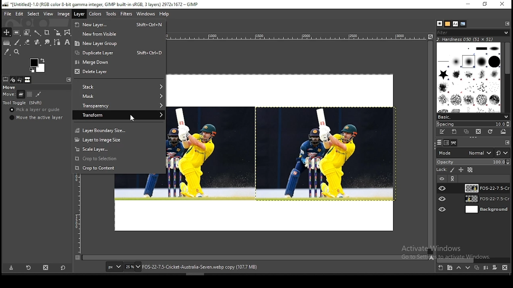  What do you see at coordinates (508, 76) in the screenshot?
I see `Scroll bar` at bounding box center [508, 76].